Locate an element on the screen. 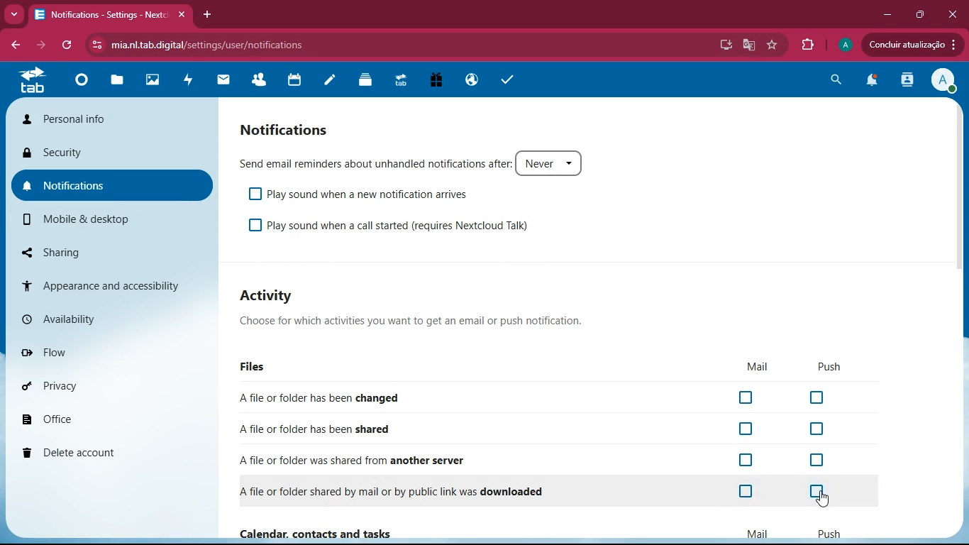 The height and width of the screenshot is (545, 969). Notifications - Settings - Nextc is located at coordinates (113, 16).